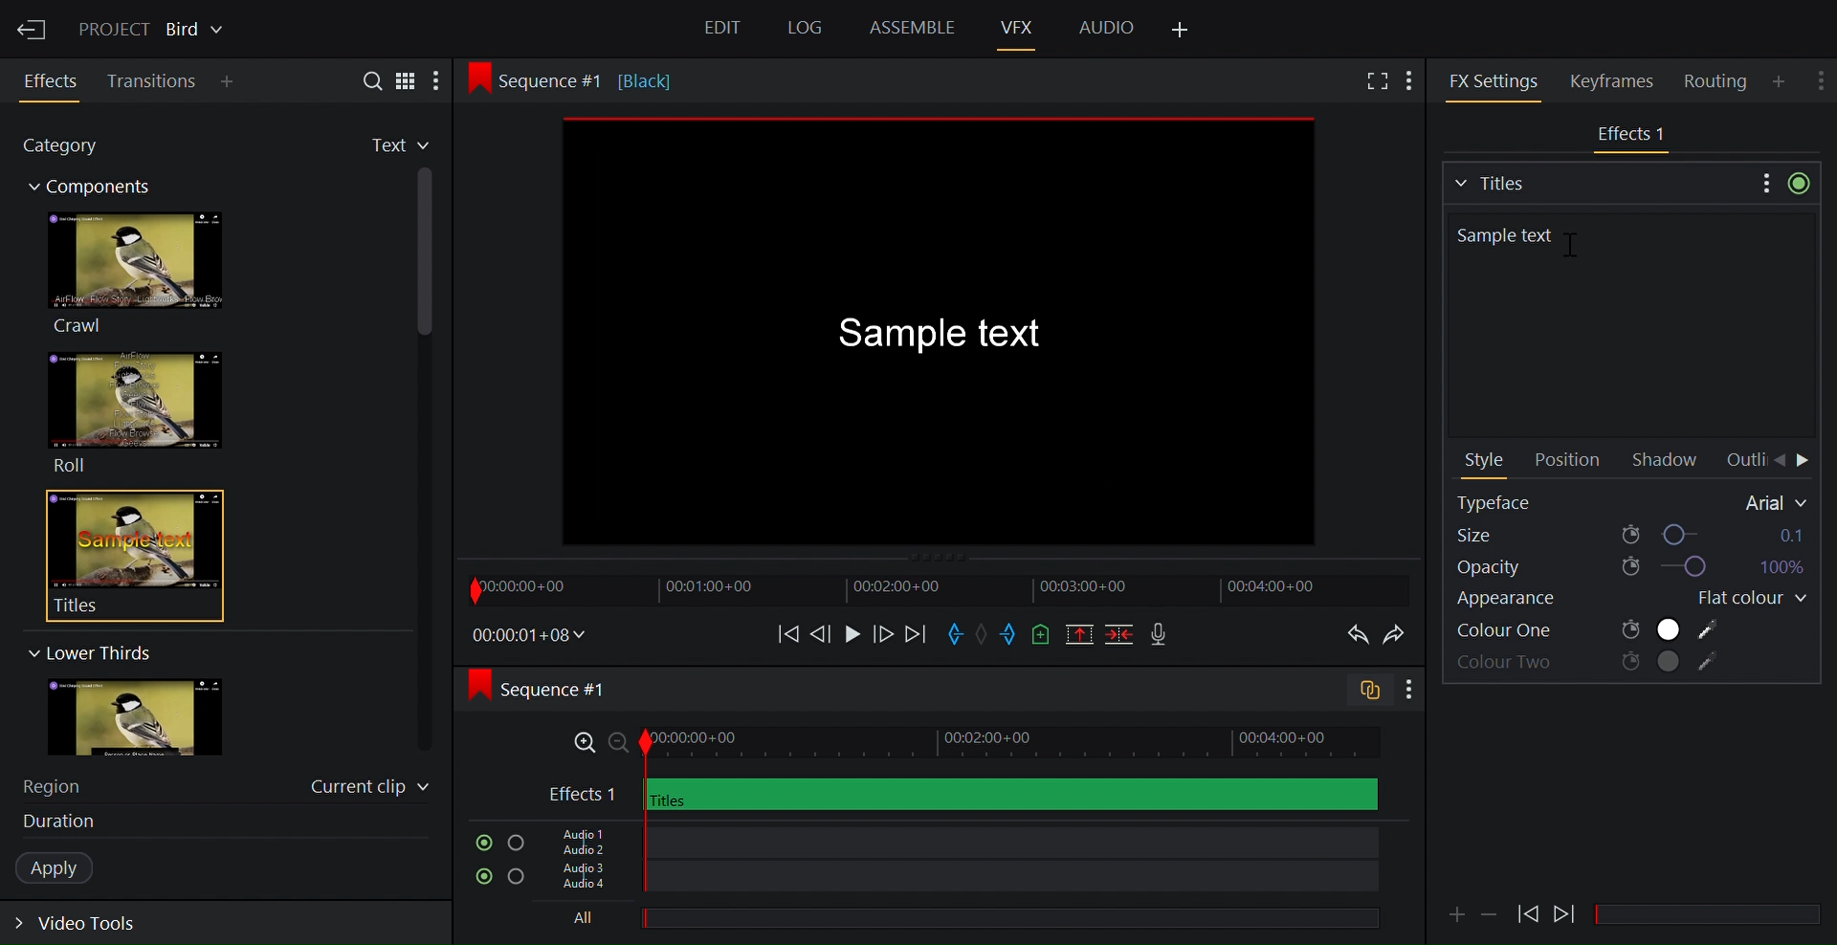  What do you see at coordinates (518, 879) in the screenshot?
I see `Solo this track` at bounding box center [518, 879].